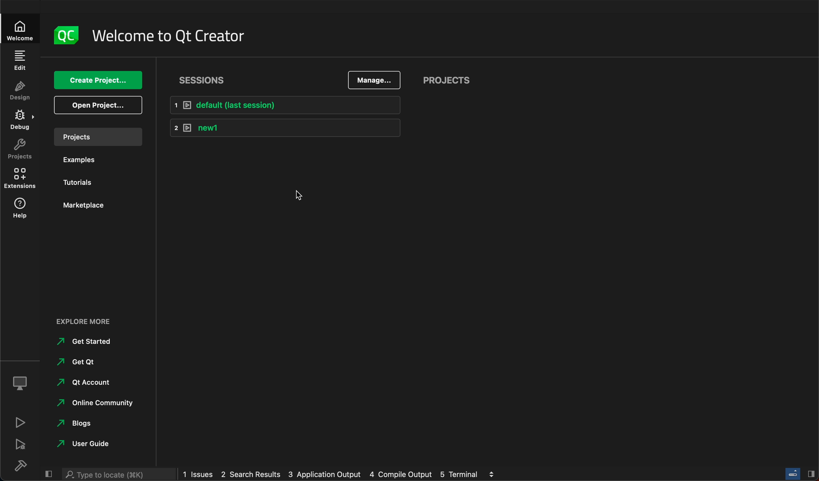  Describe the element at coordinates (82, 360) in the screenshot. I see `get qt` at that location.